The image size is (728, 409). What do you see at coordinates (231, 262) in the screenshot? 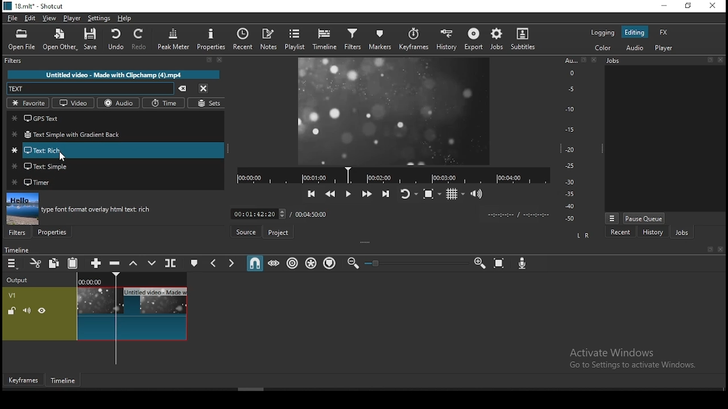
I see `next marker` at bounding box center [231, 262].